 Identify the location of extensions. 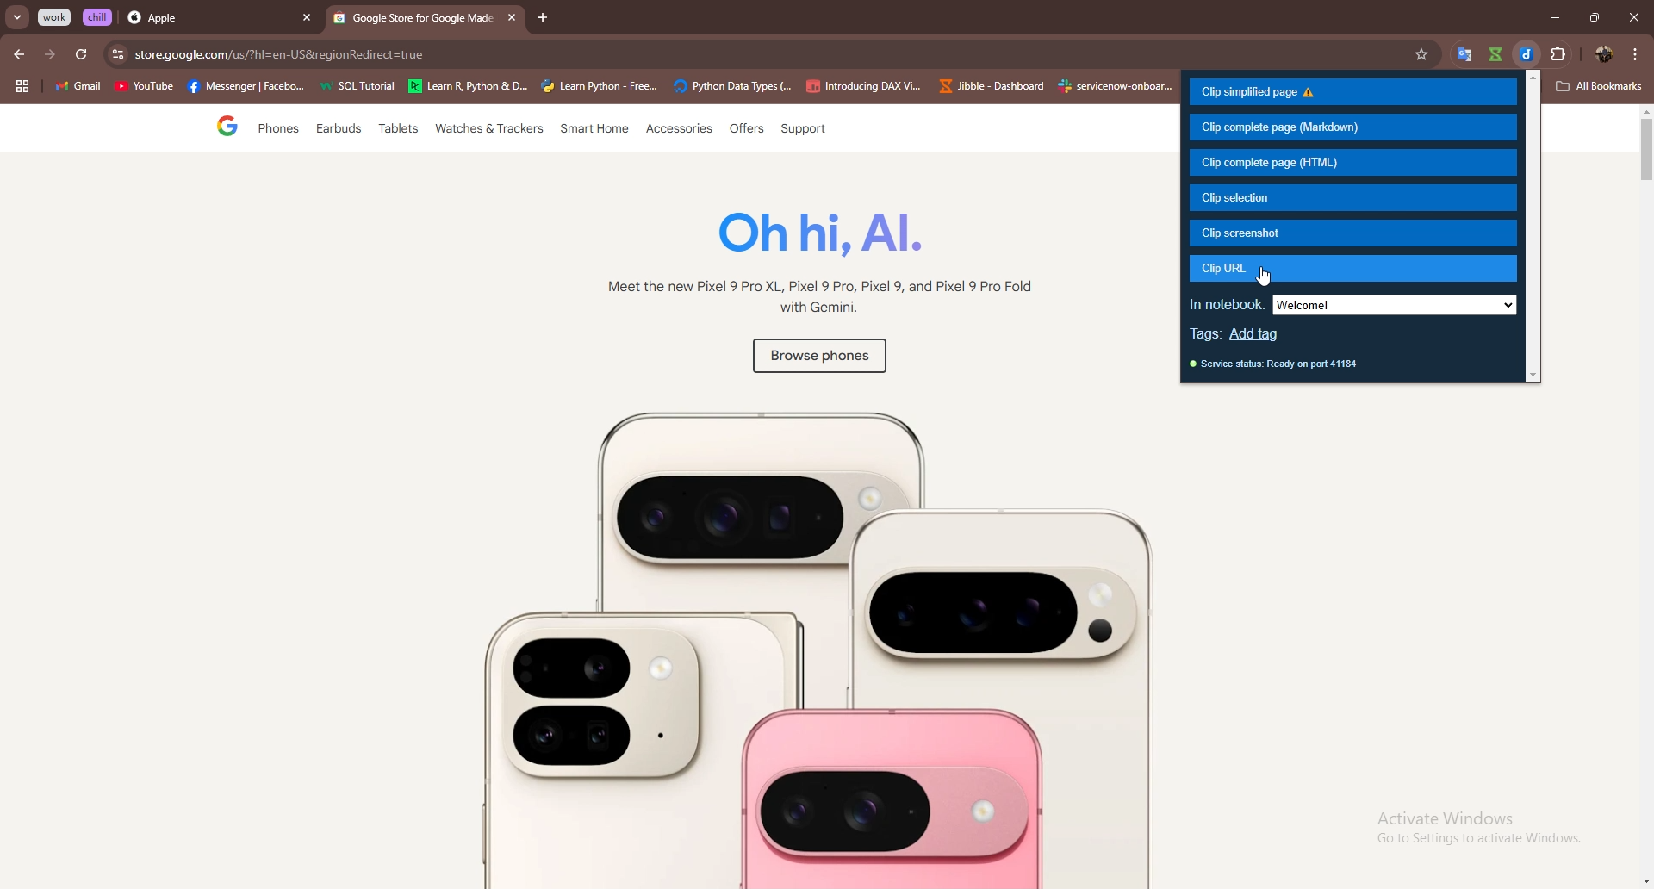
(1558, 54).